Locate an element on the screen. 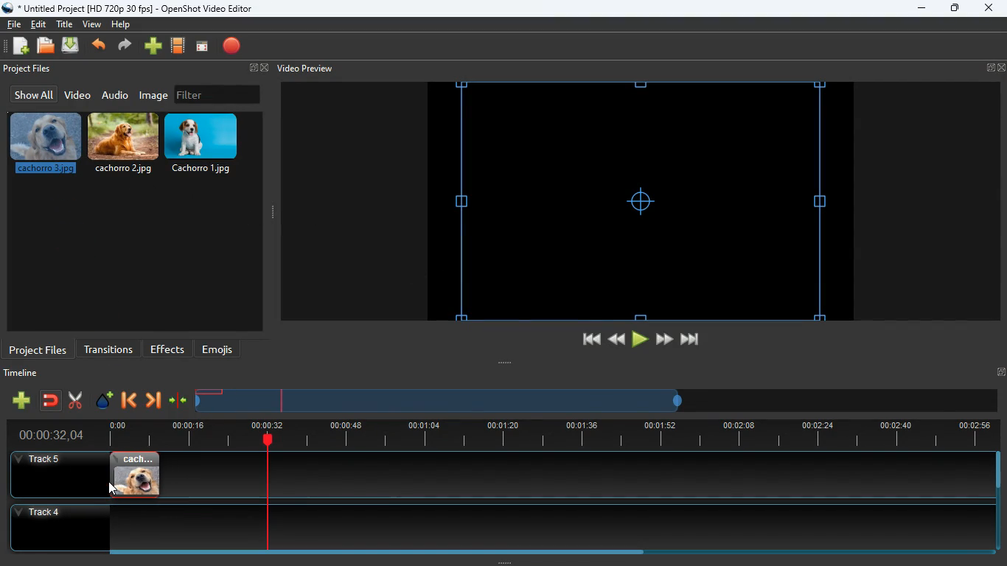 This screenshot has height=566, width=1007. transitions is located at coordinates (108, 348).